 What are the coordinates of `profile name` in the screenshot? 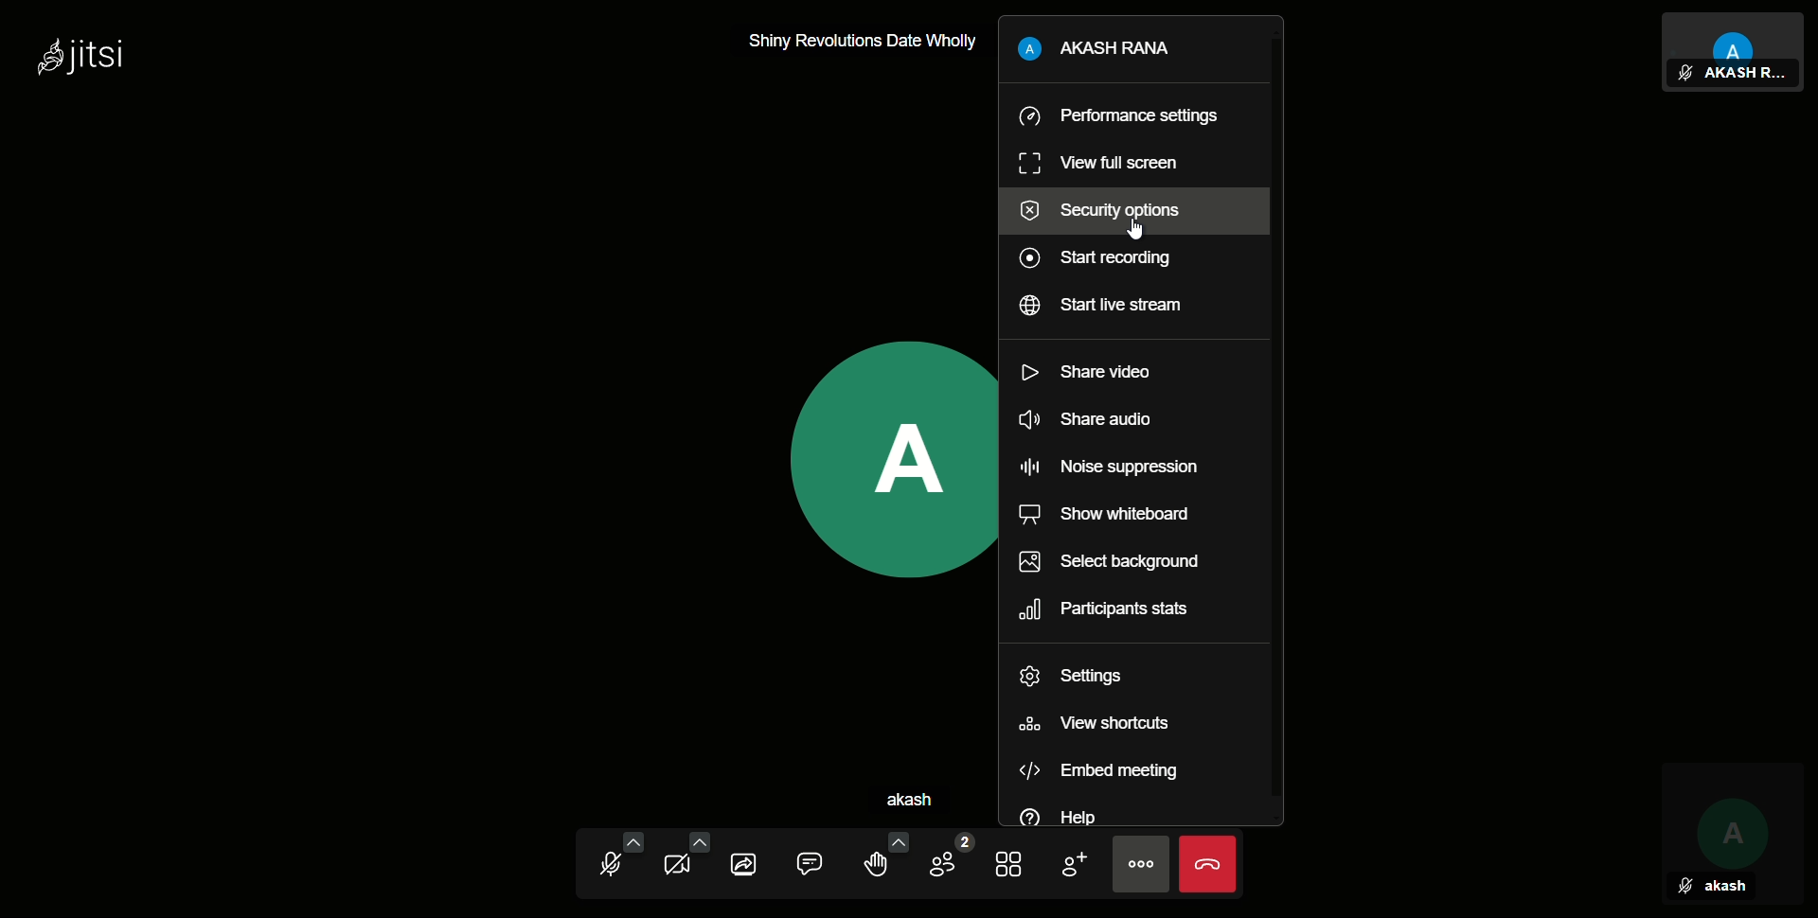 It's located at (1096, 51).